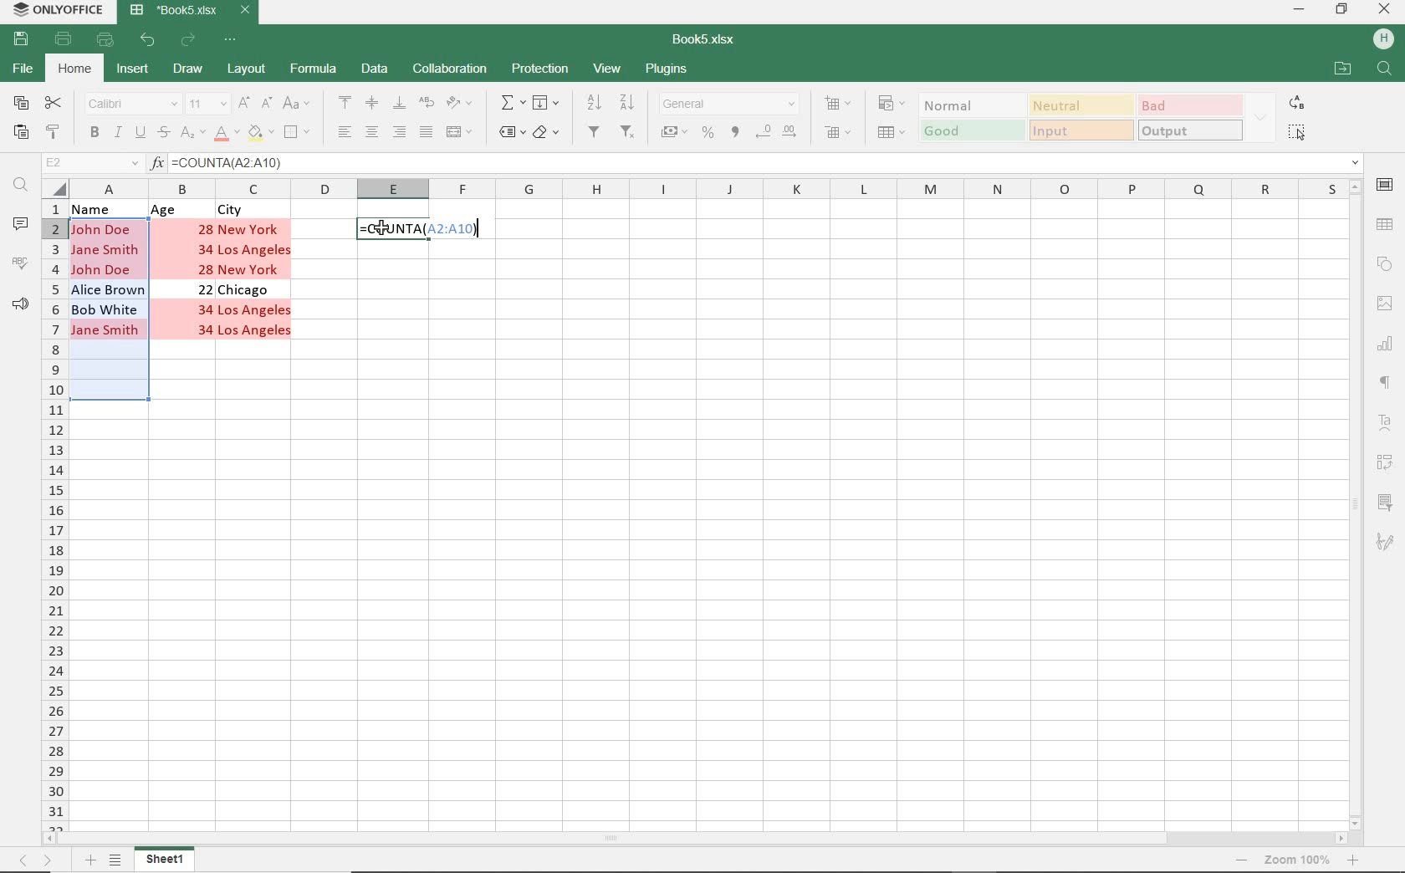  I want to click on Highlighted CELLS A2:A10, so click(114, 314).